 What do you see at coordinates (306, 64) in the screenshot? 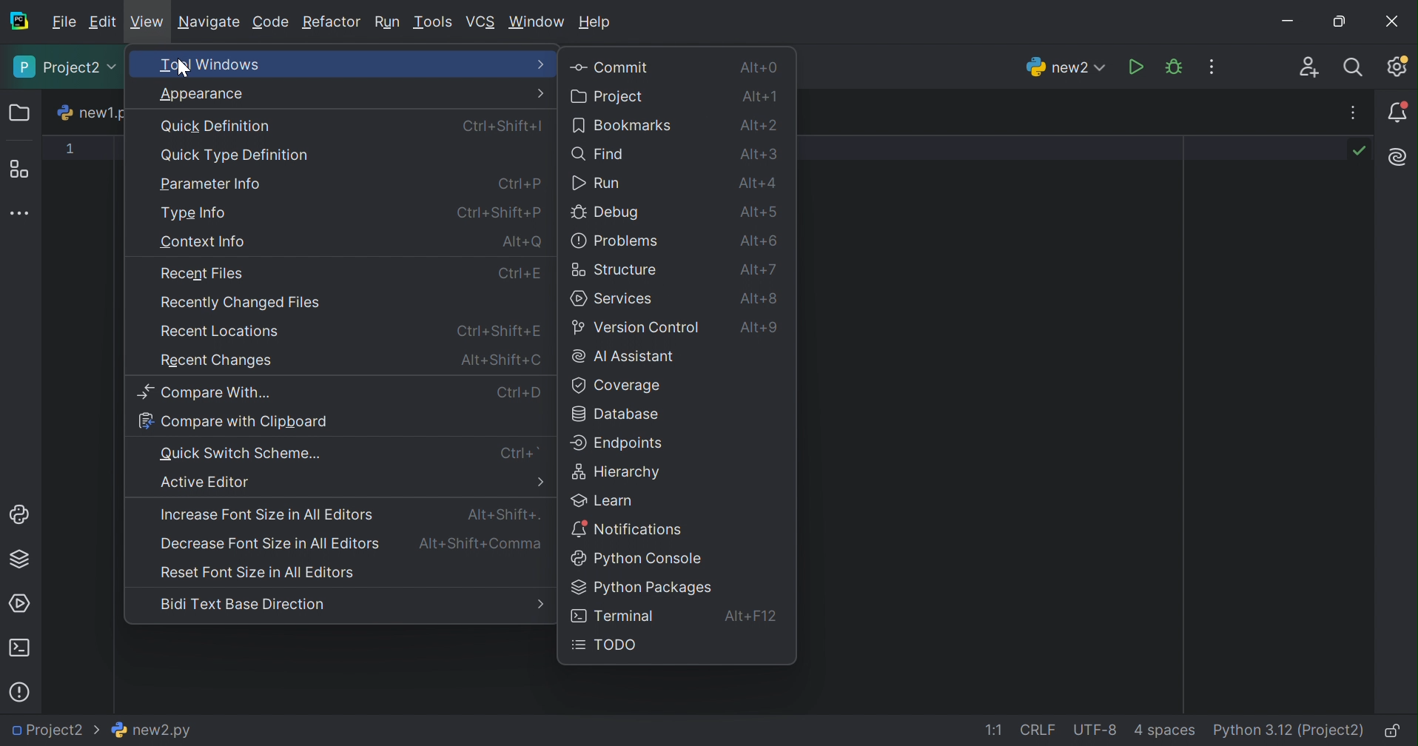
I see `Tool windows` at bounding box center [306, 64].